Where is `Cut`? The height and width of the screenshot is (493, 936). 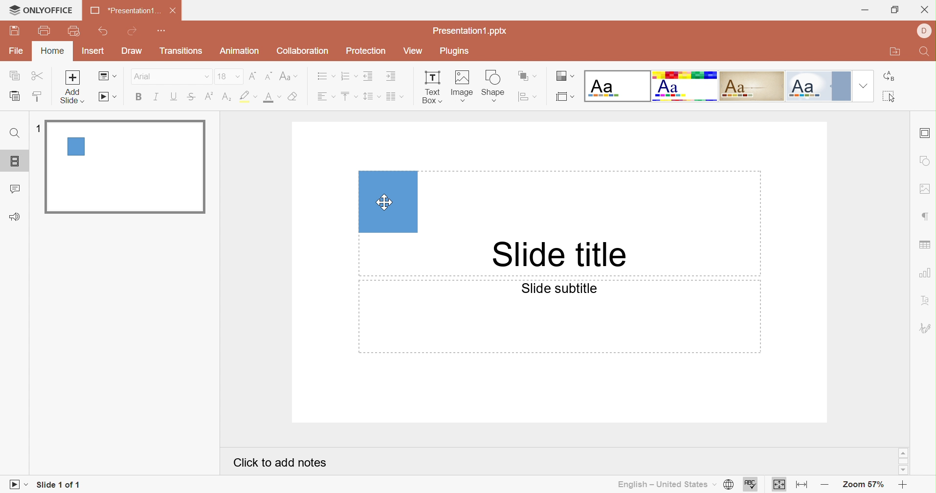 Cut is located at coordinates (39, 76).